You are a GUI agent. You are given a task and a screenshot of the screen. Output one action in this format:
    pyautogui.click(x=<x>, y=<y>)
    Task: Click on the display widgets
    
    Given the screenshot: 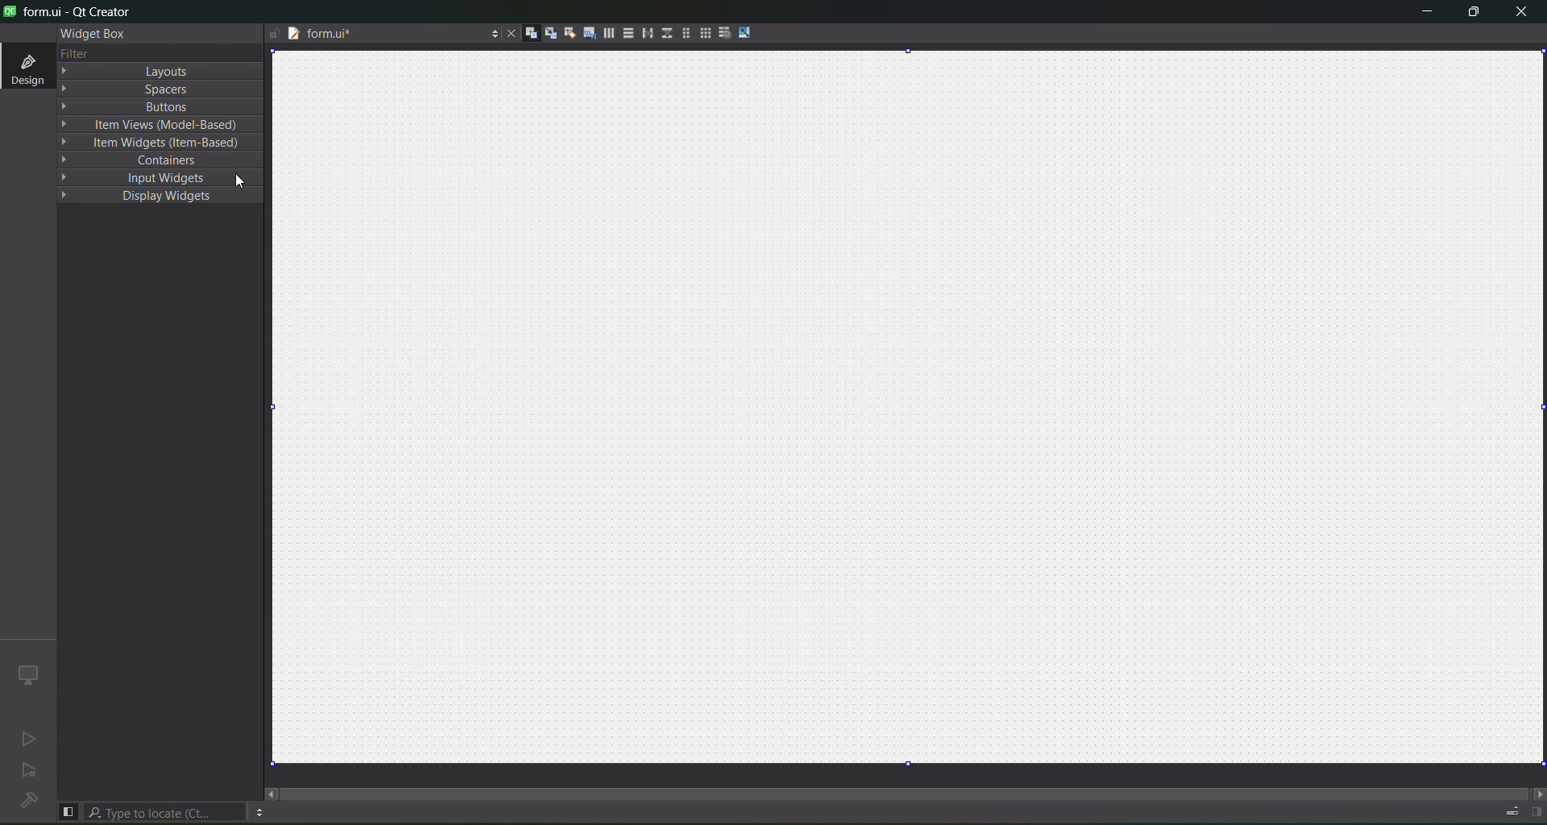 What is the action you would take?
    pyautogui.click(x=135, y=197)
    